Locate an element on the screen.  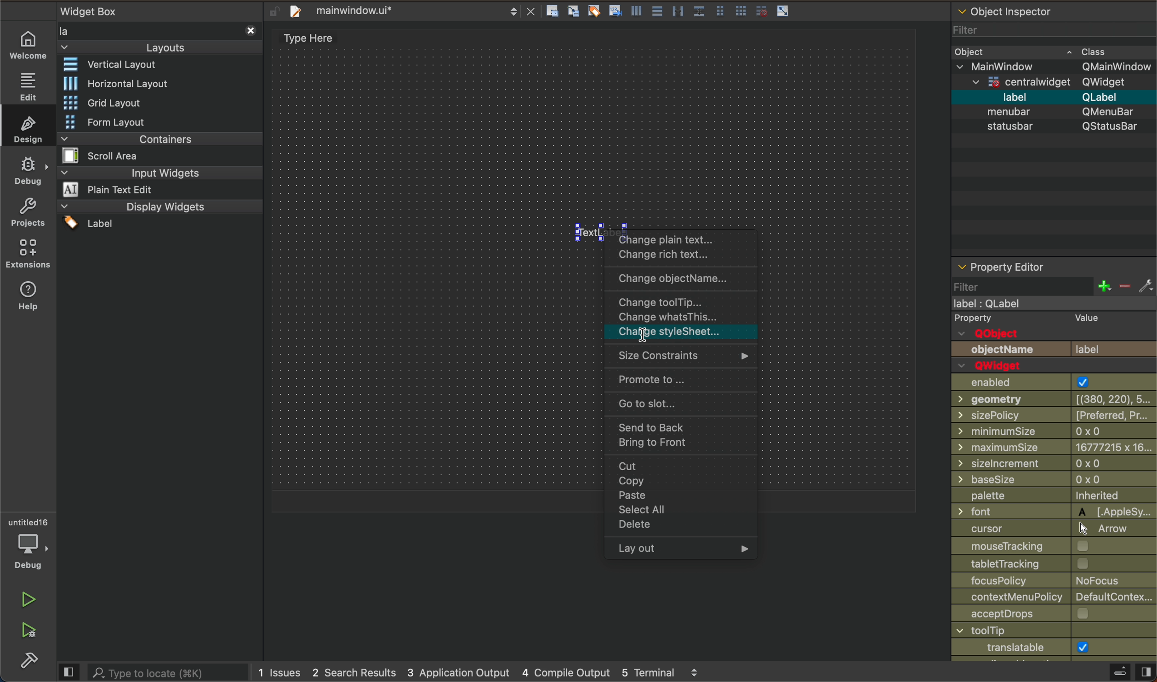
size policy is located at coordinates (1054, 416).